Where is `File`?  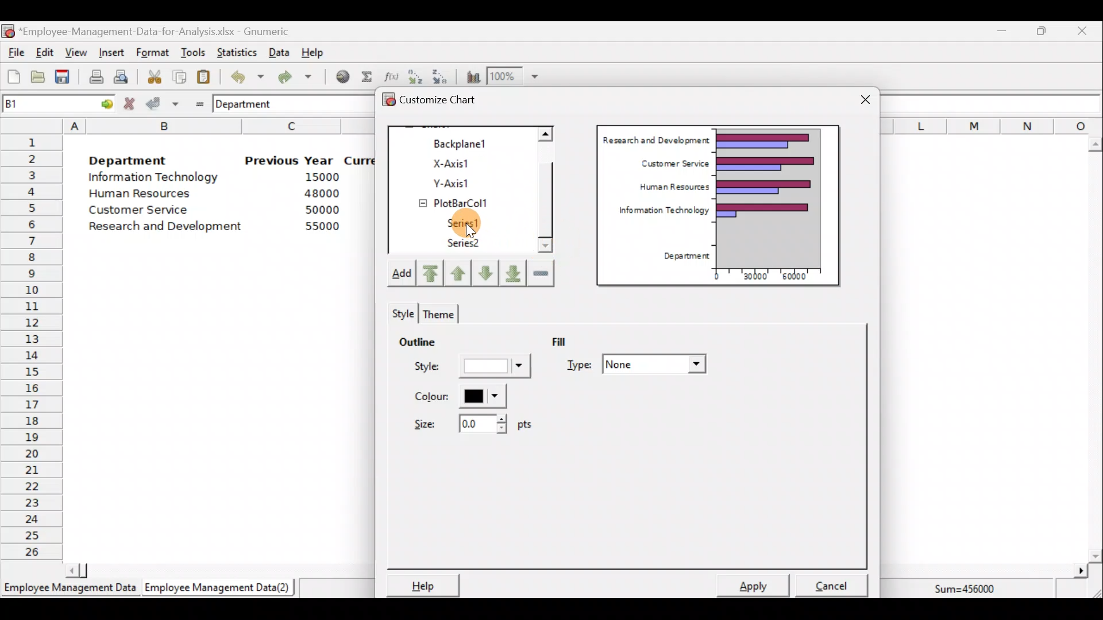 File is located at coordinates (14, 53).